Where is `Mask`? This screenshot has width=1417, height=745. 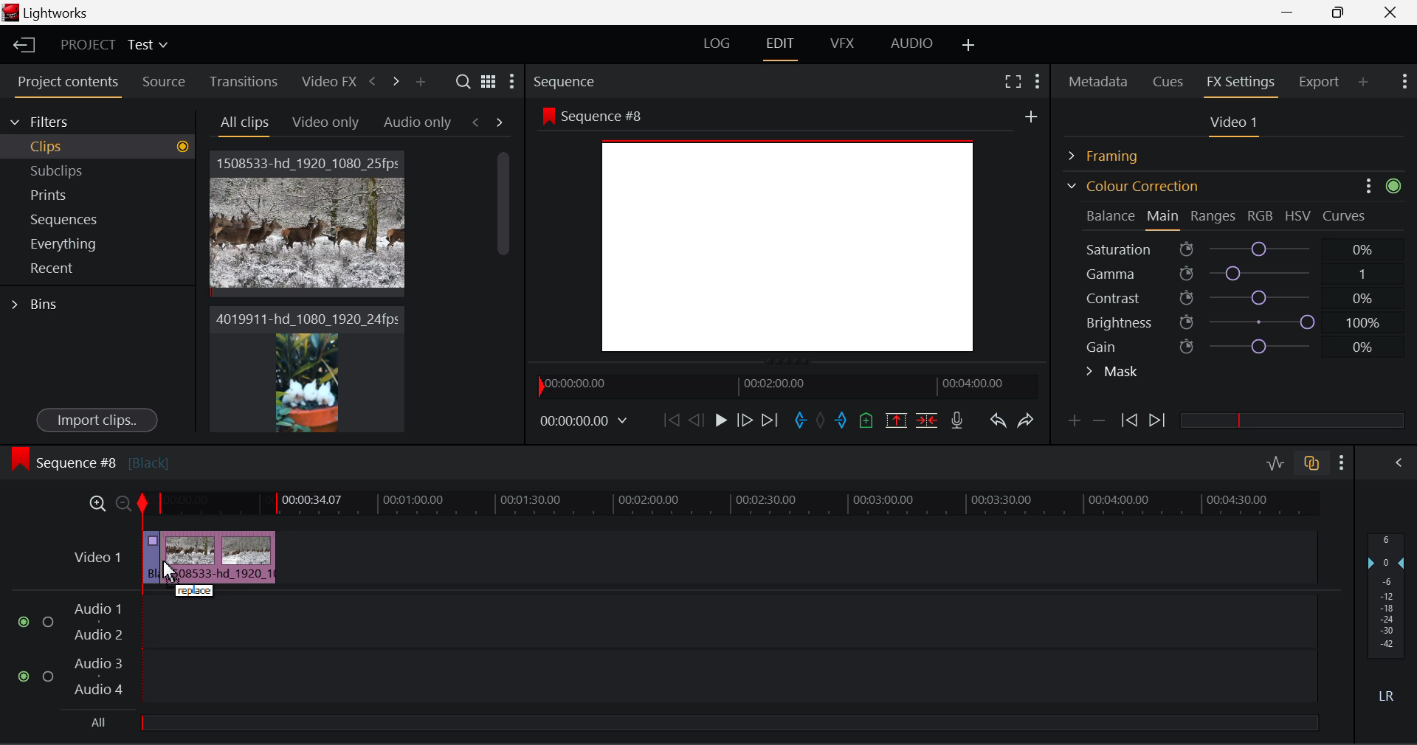 Mask is located at coordinates (1113, 373).